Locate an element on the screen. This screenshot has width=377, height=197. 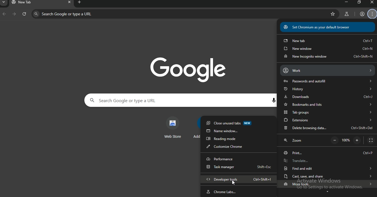
close is located at coordinates (69, 3).